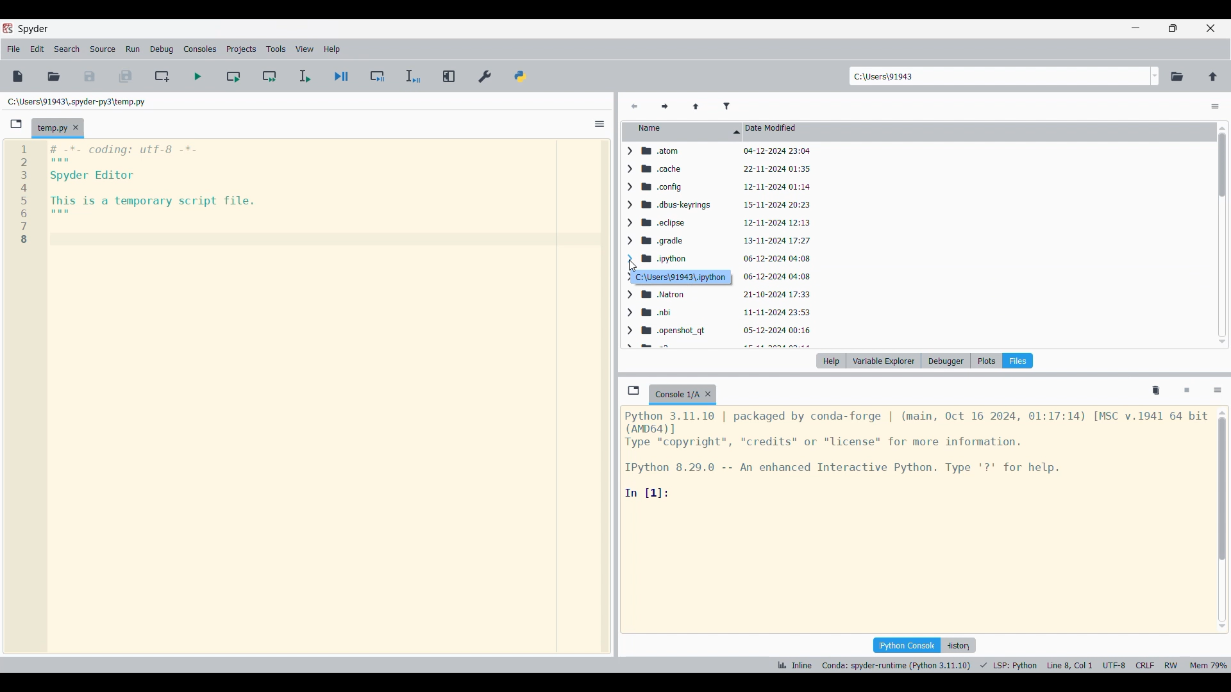 This screenshot has width=1231, height=692. Describe the element at coordinates (1173, 28) in the screenshot. I see `Show in smaller tab` at that location.